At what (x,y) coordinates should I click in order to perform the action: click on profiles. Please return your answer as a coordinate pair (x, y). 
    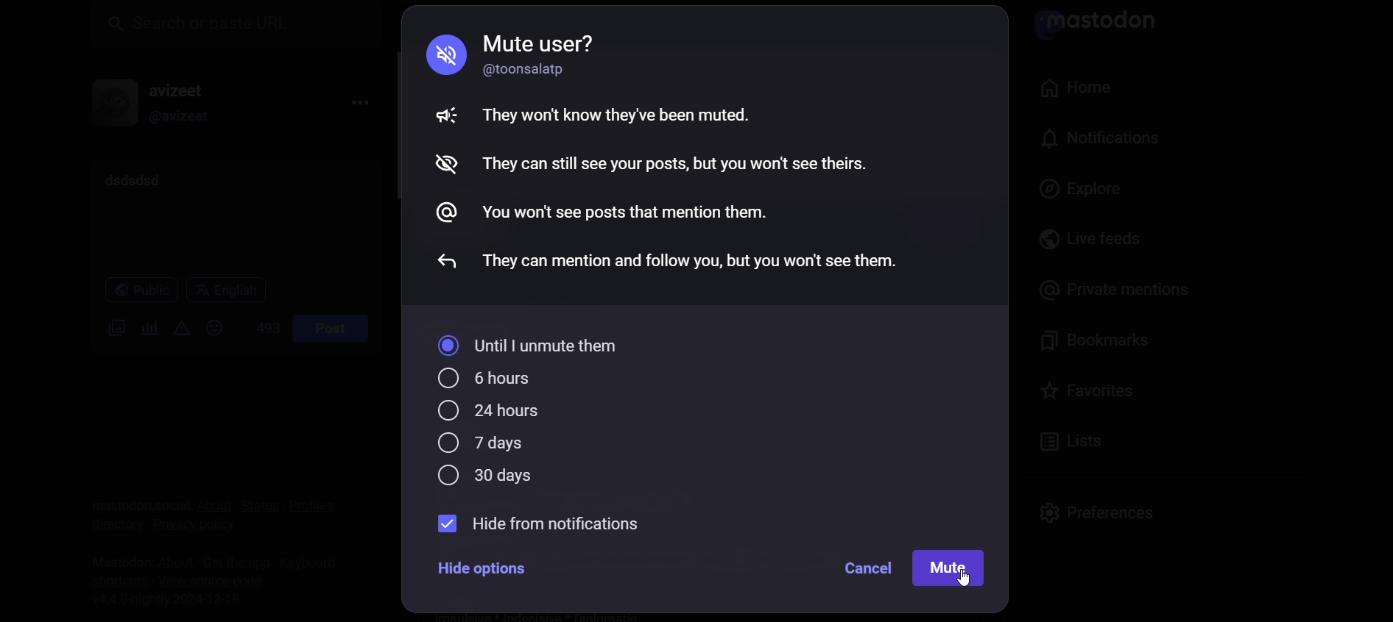
    Looking at the image, I should click on (308, 501).